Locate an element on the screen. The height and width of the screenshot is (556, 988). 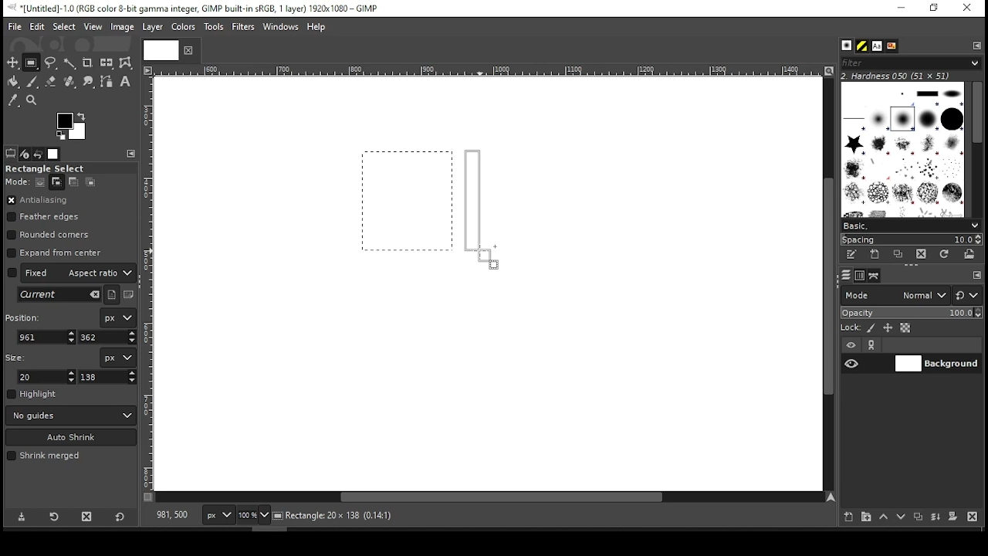
configure this tab is located at coordinates (977, 276).